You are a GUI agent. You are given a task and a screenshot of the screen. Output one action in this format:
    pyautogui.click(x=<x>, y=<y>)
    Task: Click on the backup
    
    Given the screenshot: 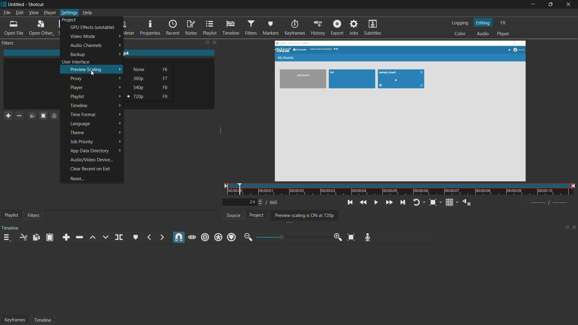 What is the action you would take?
    pyautogui.click(x=78, y=54)
    